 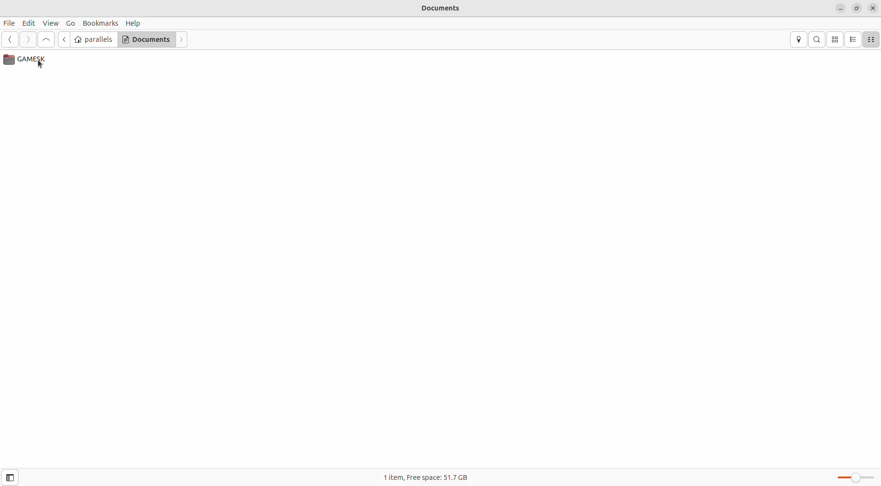 I want to click on location, so click(x=799, y=40).